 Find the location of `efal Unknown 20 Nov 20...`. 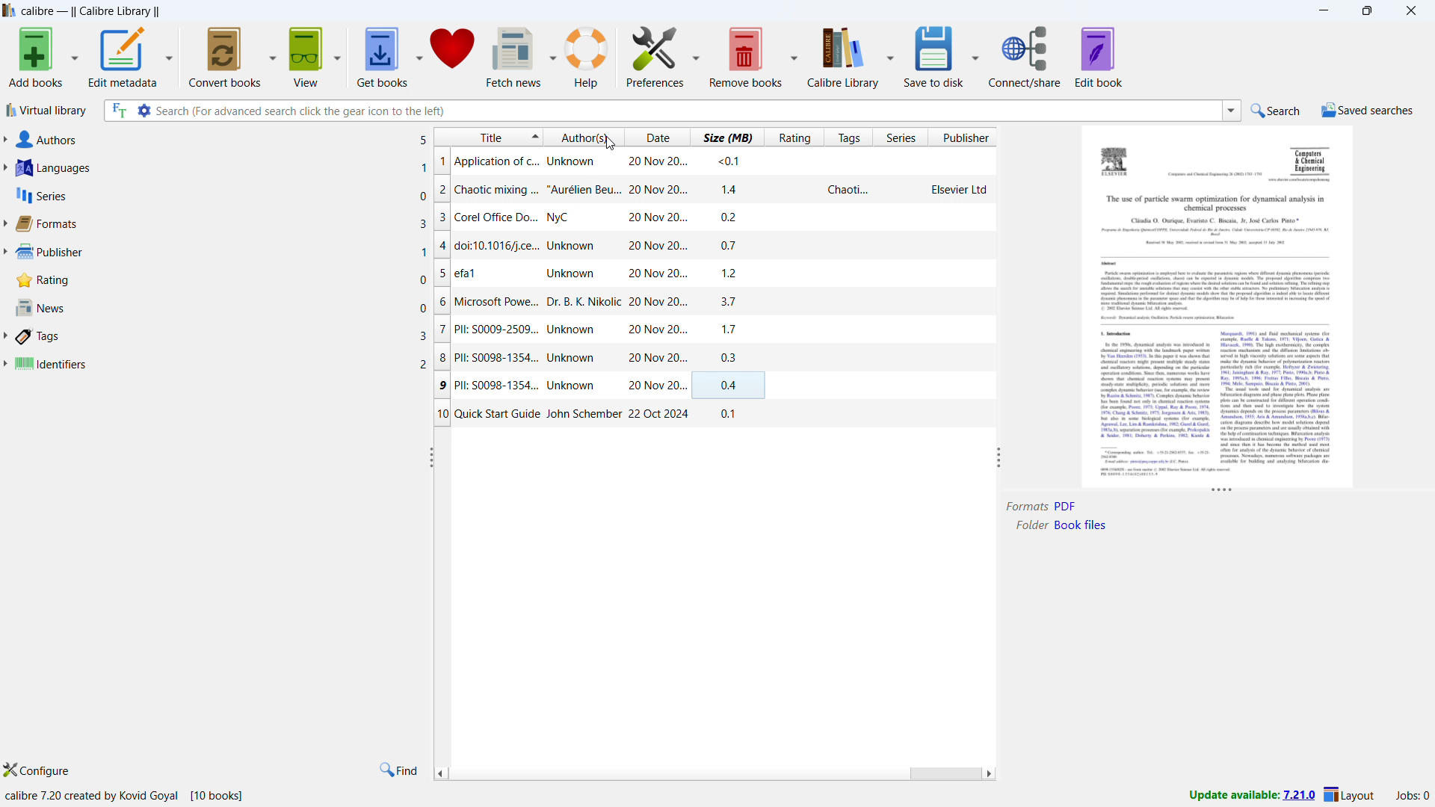

efal Unknown 20 Nov 20... is located at coordinates (576, 273).